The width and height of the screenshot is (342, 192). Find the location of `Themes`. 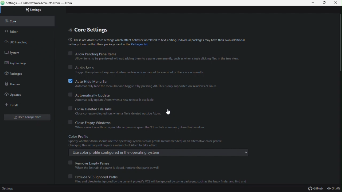

Themes is located at coordinates (24, 83).